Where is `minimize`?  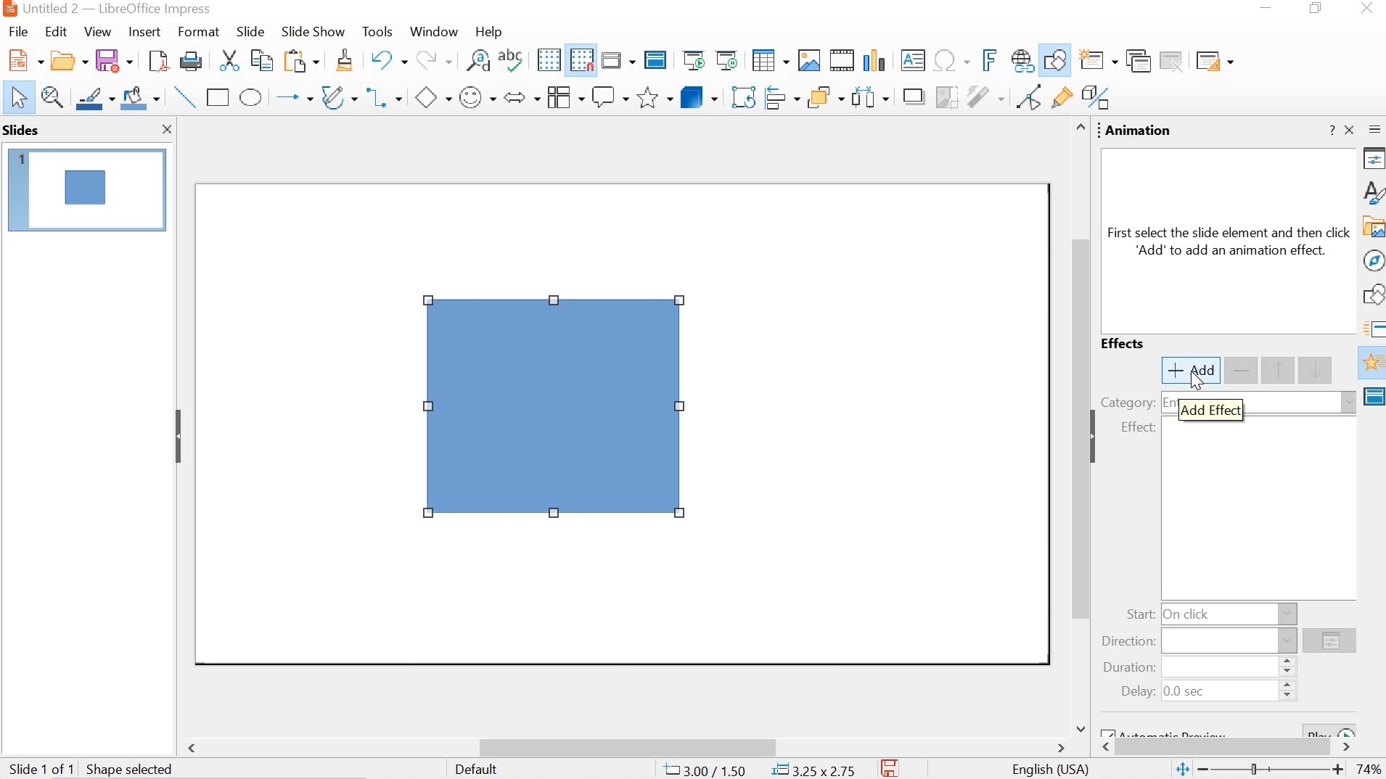
minimize is located at coordinates (1262, 9).